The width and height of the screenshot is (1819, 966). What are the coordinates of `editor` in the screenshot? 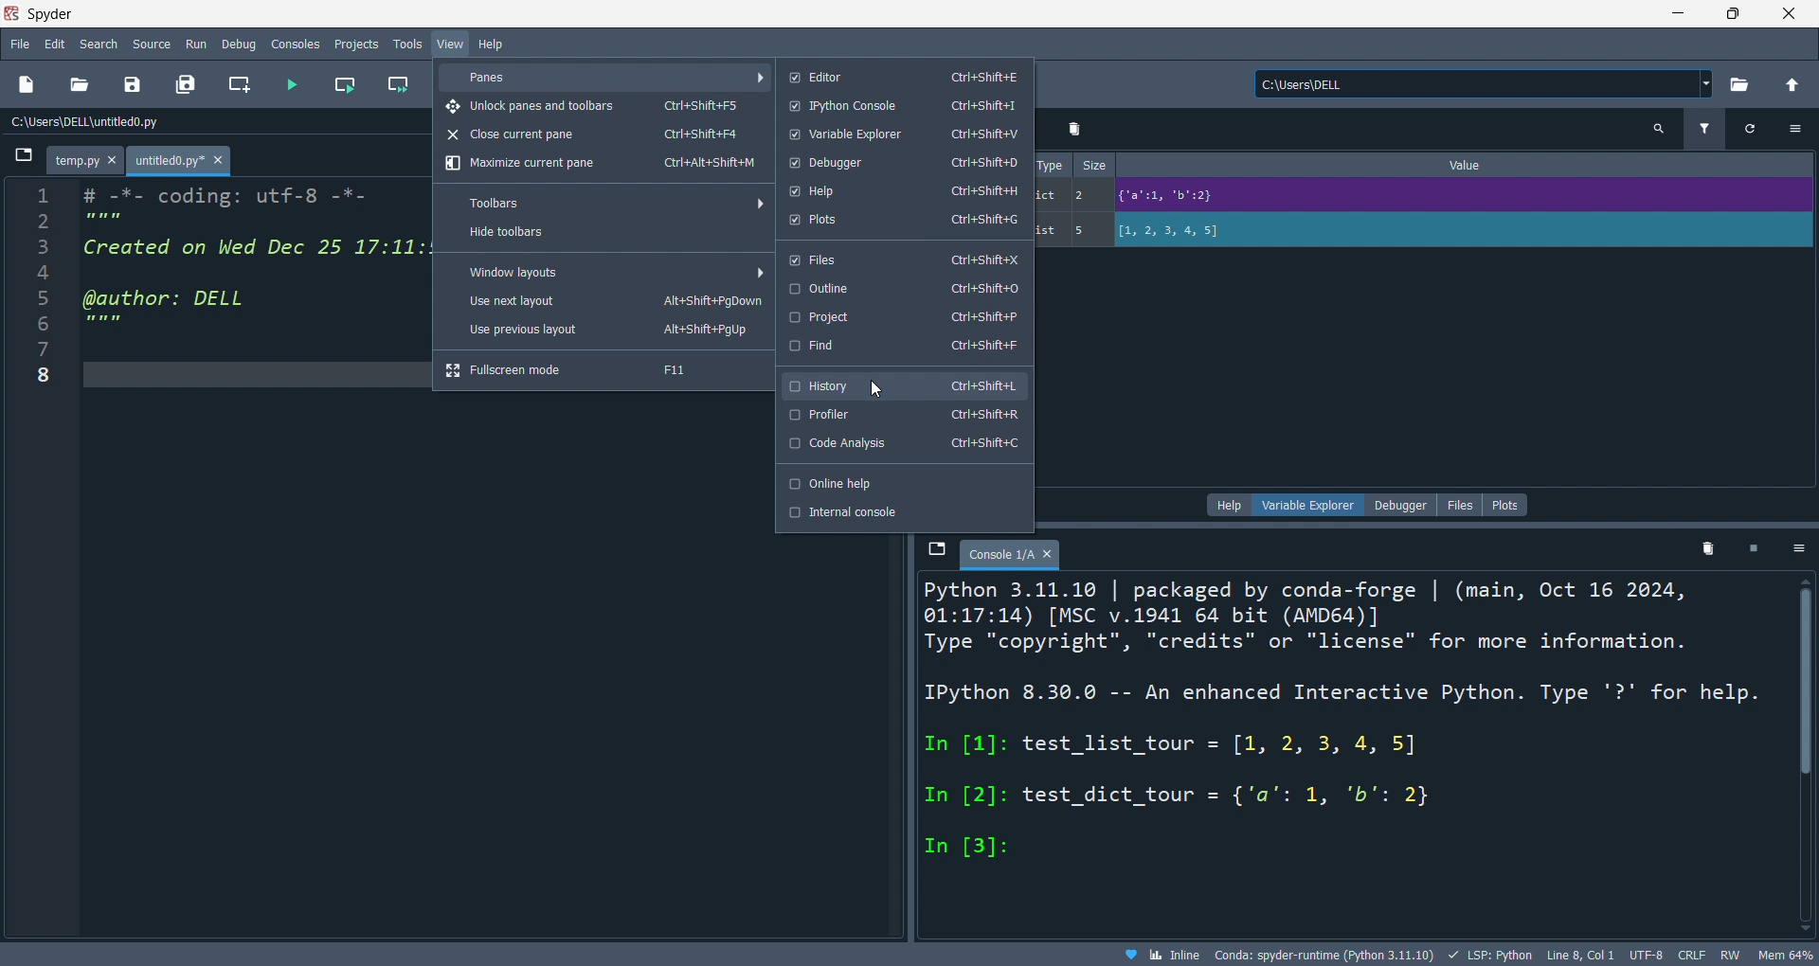 It's located at (900, 76).